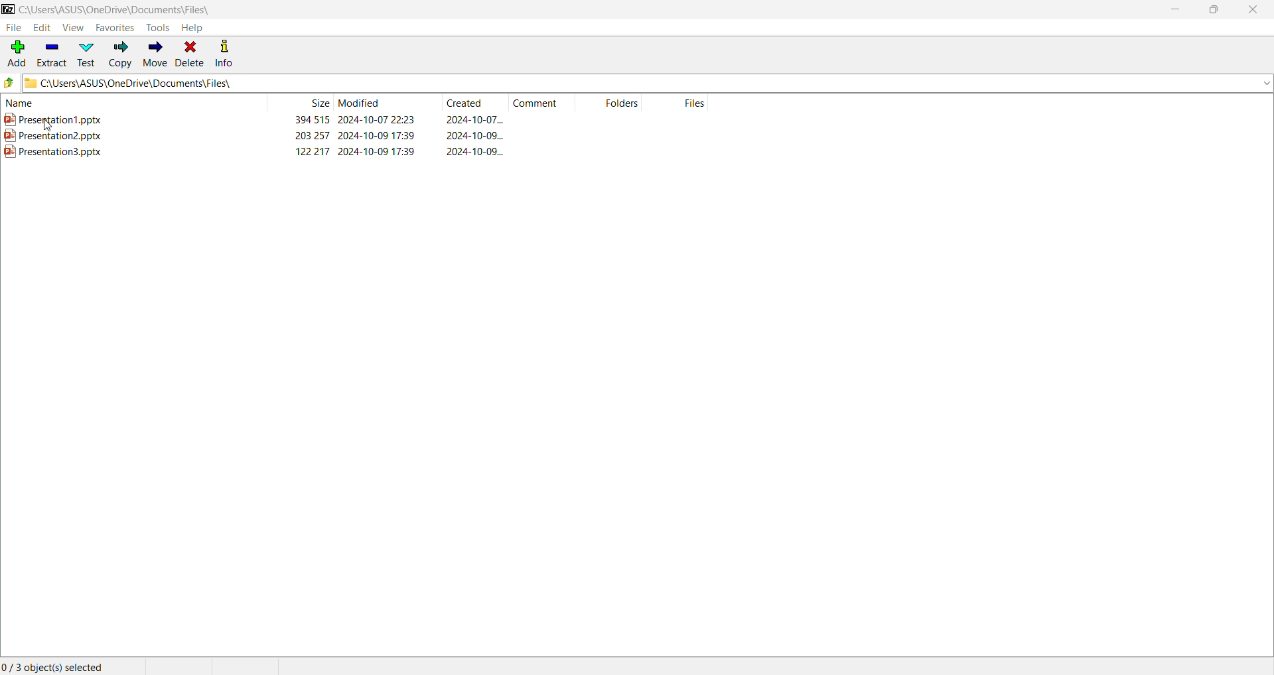  What do you see at coordinates (33, 103) in the screenshot?
I see `Name` at bounding box center [33, 103].